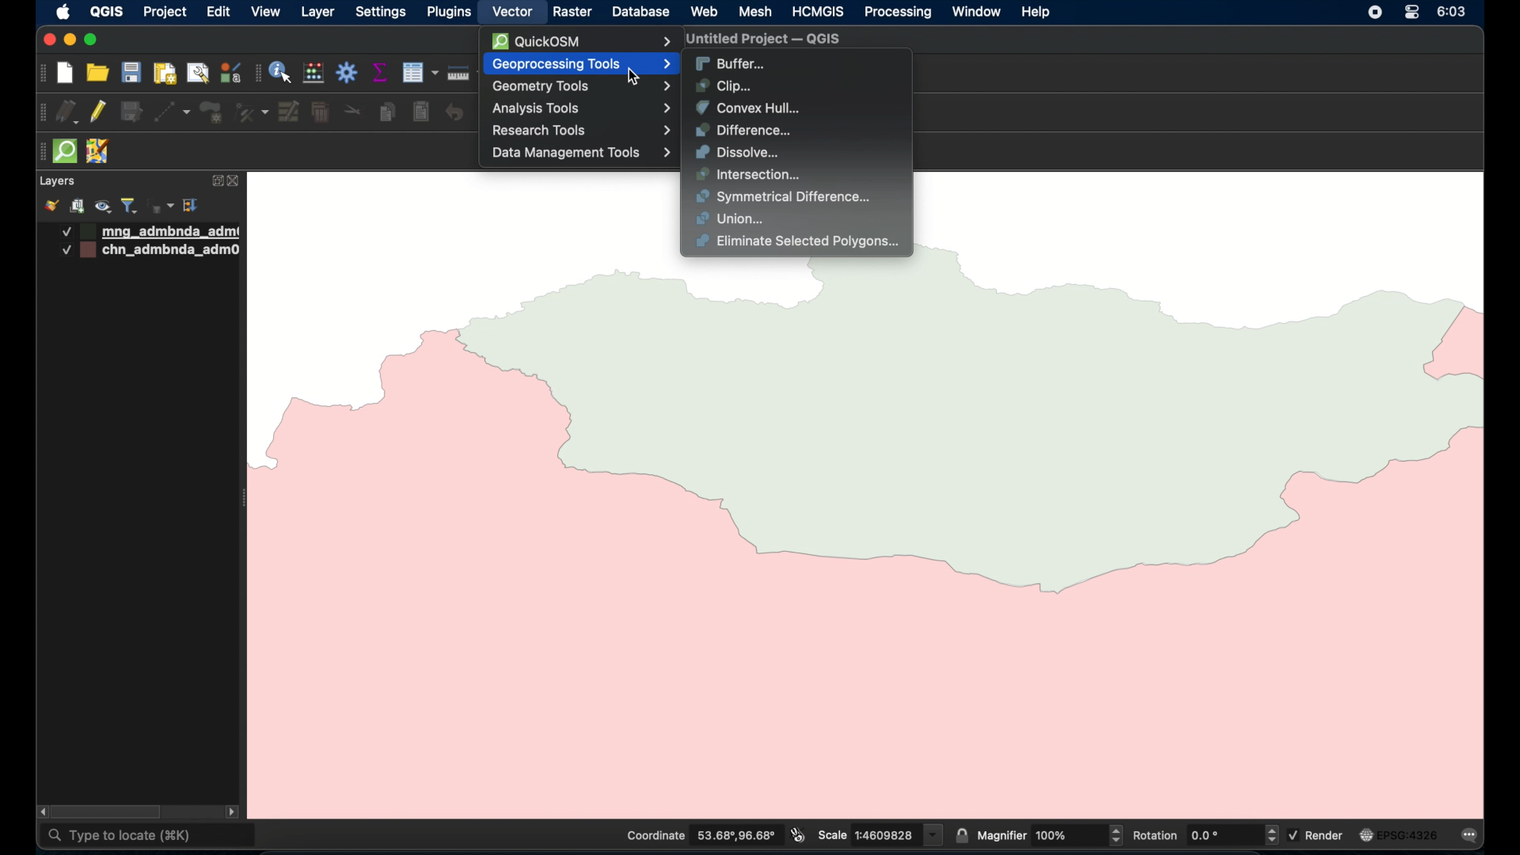 This screenshot has width=1520, height=855. I want to click on toolbox, so click(348, 72).